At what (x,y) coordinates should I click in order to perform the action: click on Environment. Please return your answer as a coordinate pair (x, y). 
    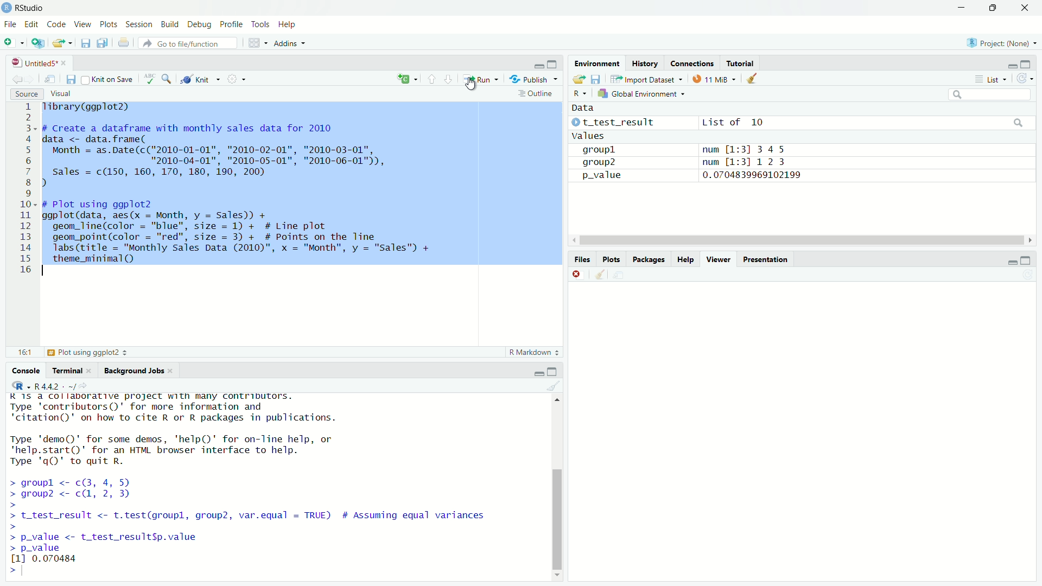
    Looking at the image, I should click on (594, 62).